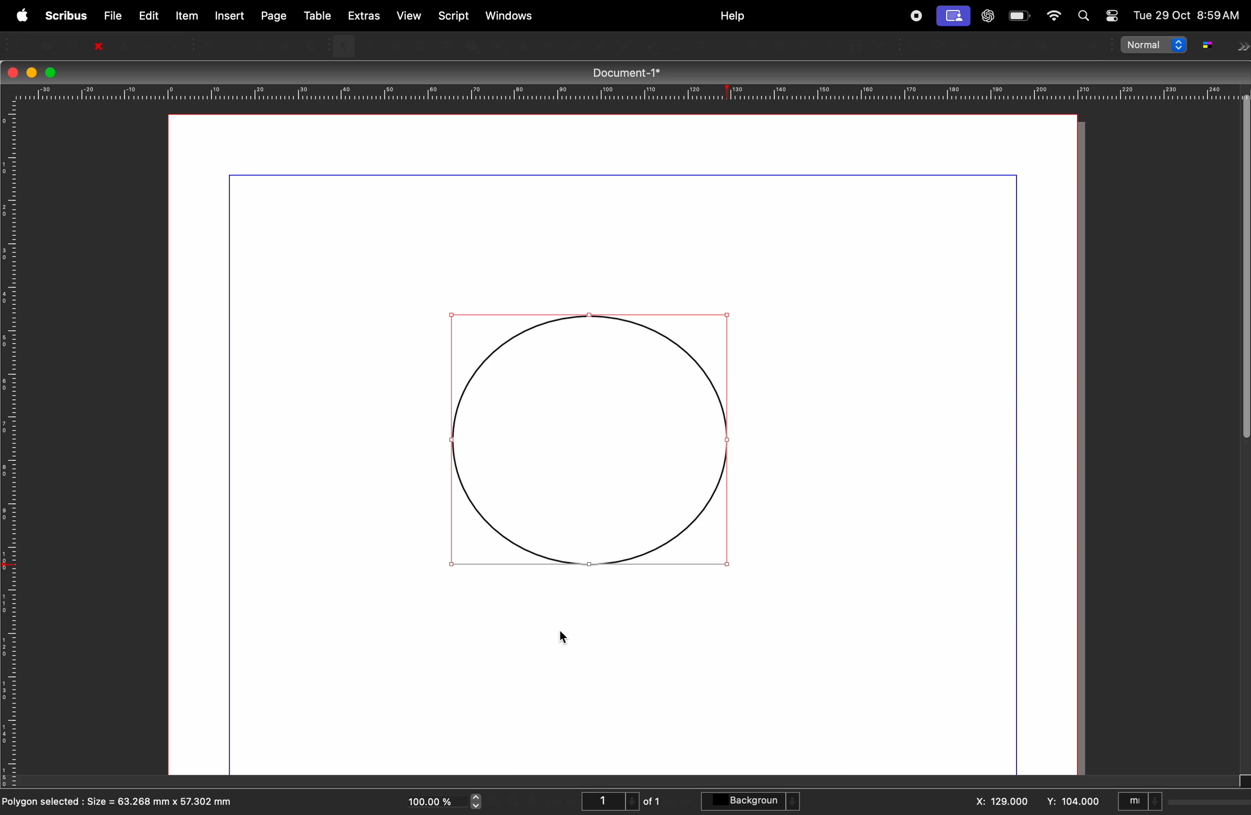 Image resolution: width=1251 pixels, height=815 pixels. I want to click on Redo, so click(235, 44).